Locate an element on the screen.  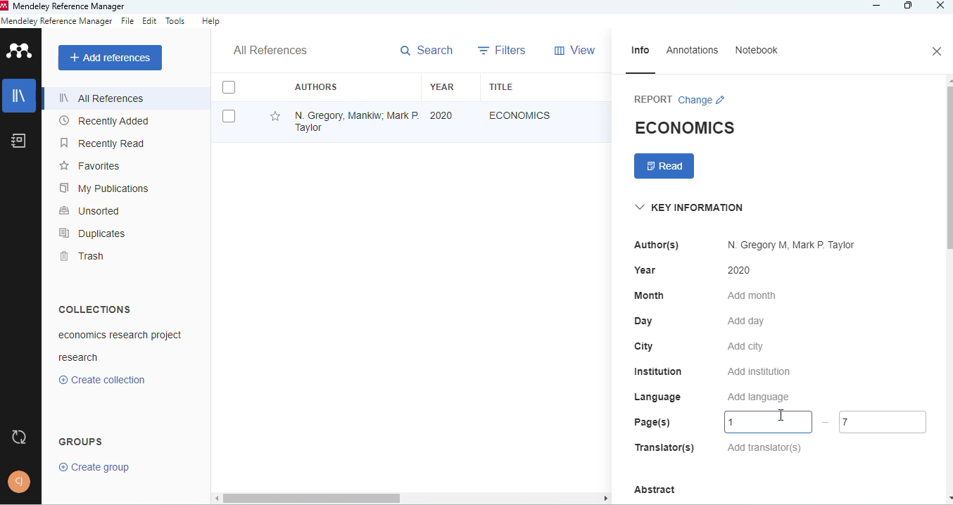
info is located at coordinates (640, 51).